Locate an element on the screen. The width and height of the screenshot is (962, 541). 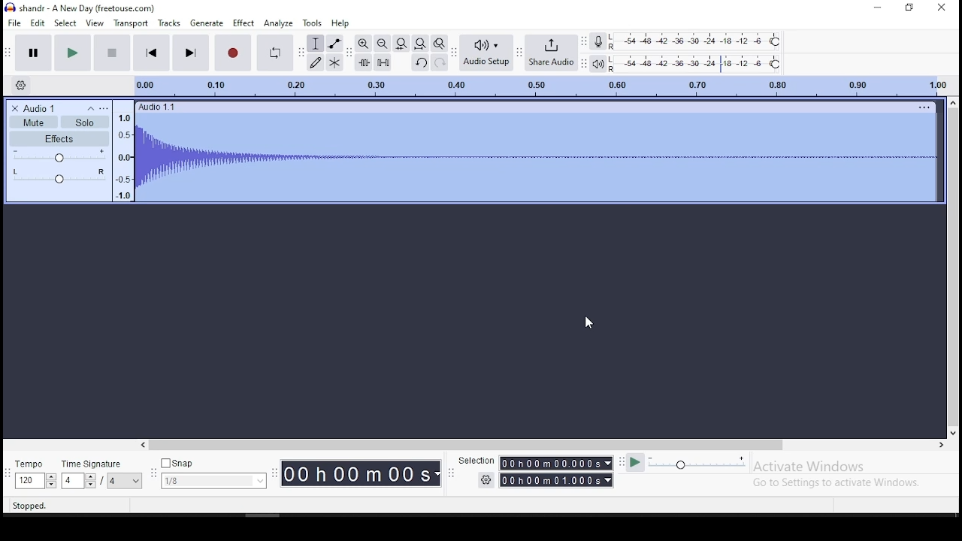
tracks is located at coordinates (168, 23).